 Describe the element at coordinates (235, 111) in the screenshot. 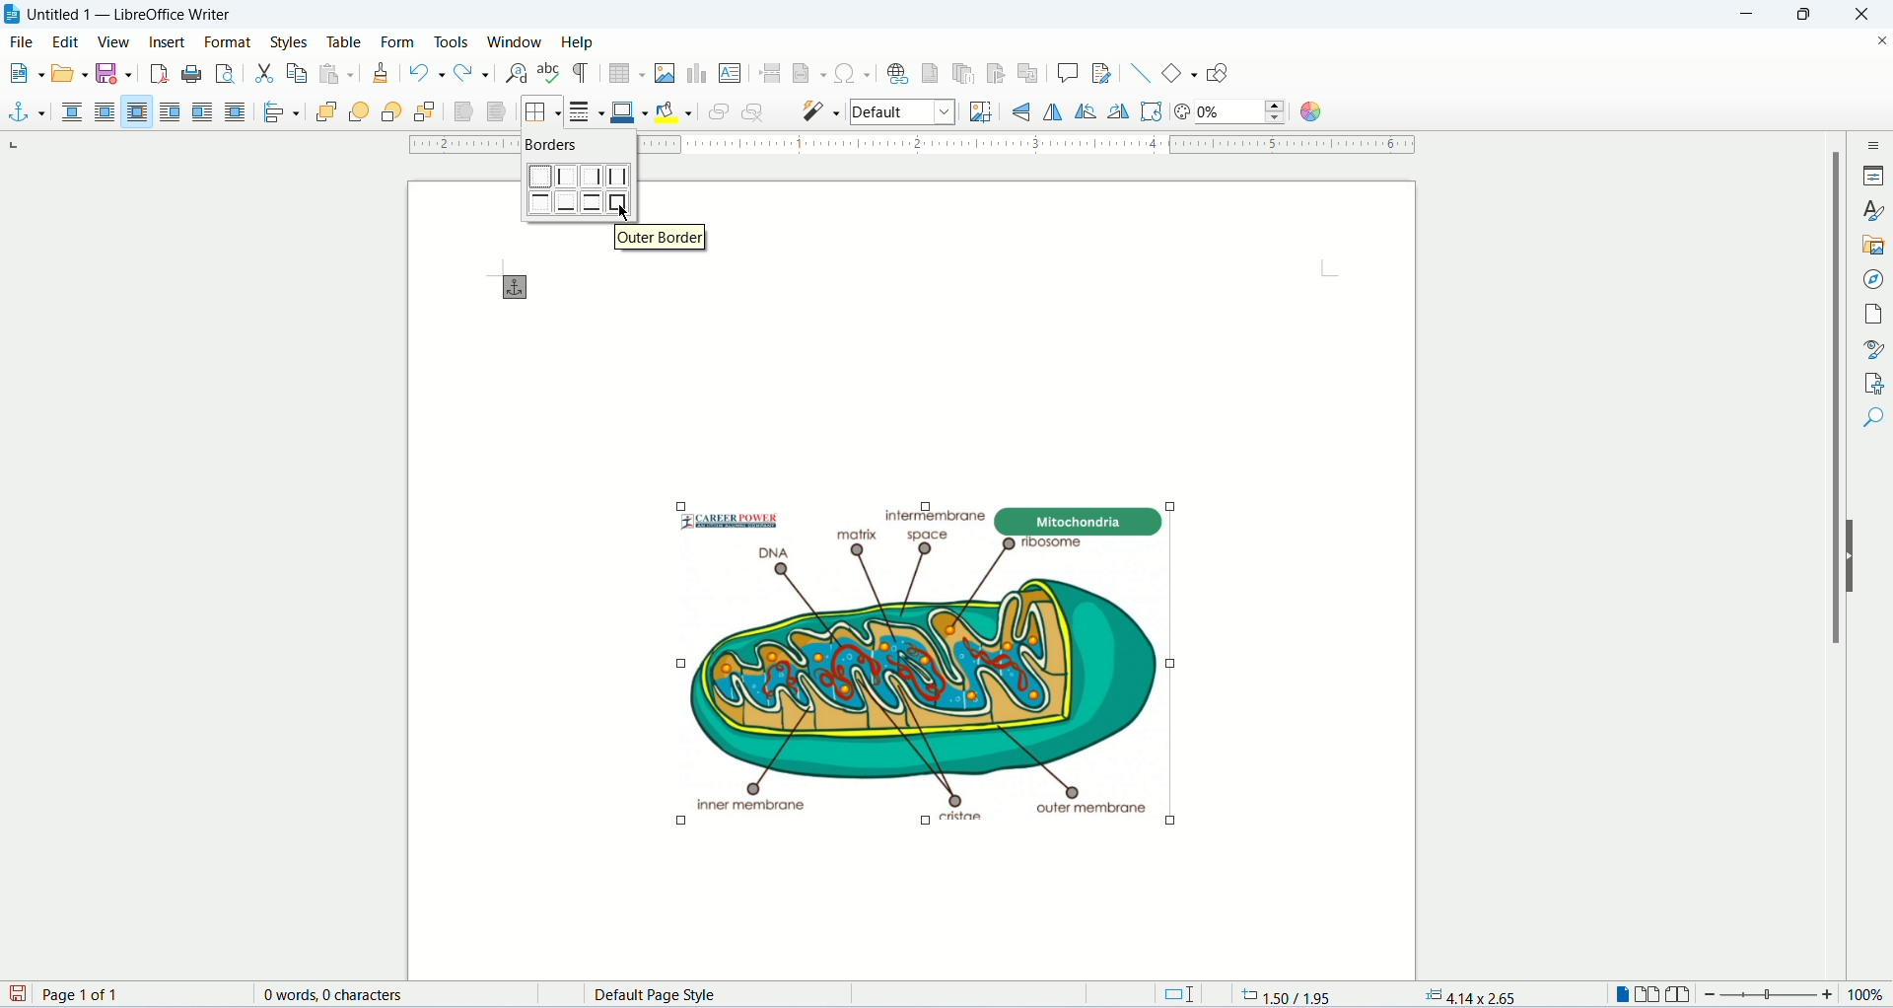

I see `through` at that location.